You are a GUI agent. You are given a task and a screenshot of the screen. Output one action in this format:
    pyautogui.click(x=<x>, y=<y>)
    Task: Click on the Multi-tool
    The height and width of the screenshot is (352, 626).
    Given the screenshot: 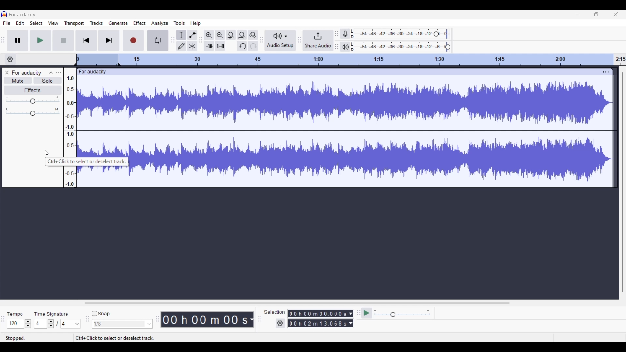 What is the action you would take?
    pyautogui.click(x=192, y=46)
    